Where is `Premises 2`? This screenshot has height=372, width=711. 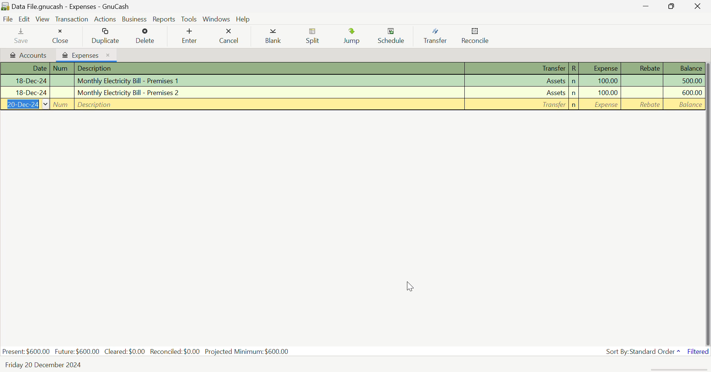
Premises 2 is located at coordinates (269, 93).